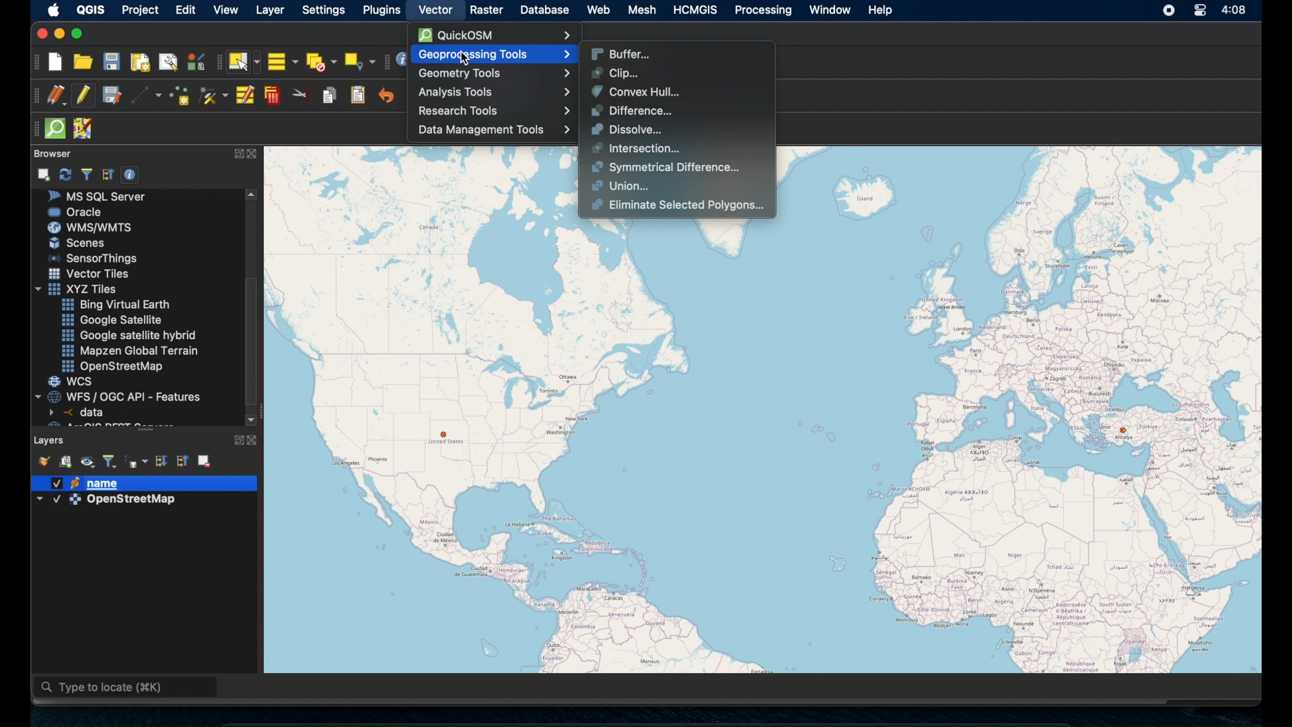 The width and height of the screenshot is (1292, 727). What do you see at coordinates (83, 63) in the screenshot?
I see `open project` at bounding box center [83, 63].